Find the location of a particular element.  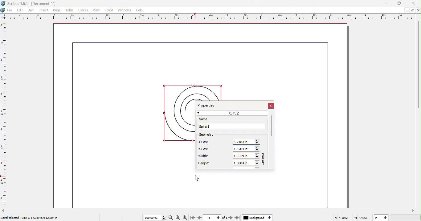

Width of current selection is located at coordinates (243, 156).